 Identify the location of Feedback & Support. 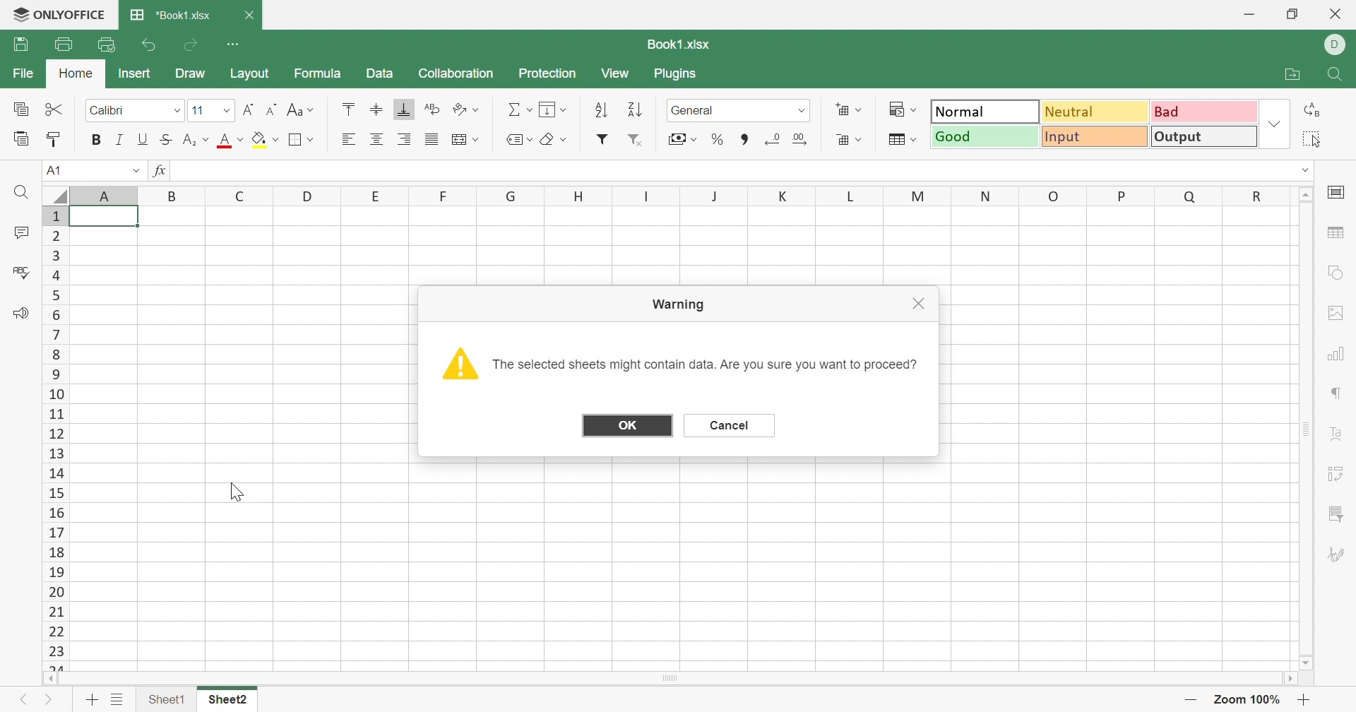
(23, 314).